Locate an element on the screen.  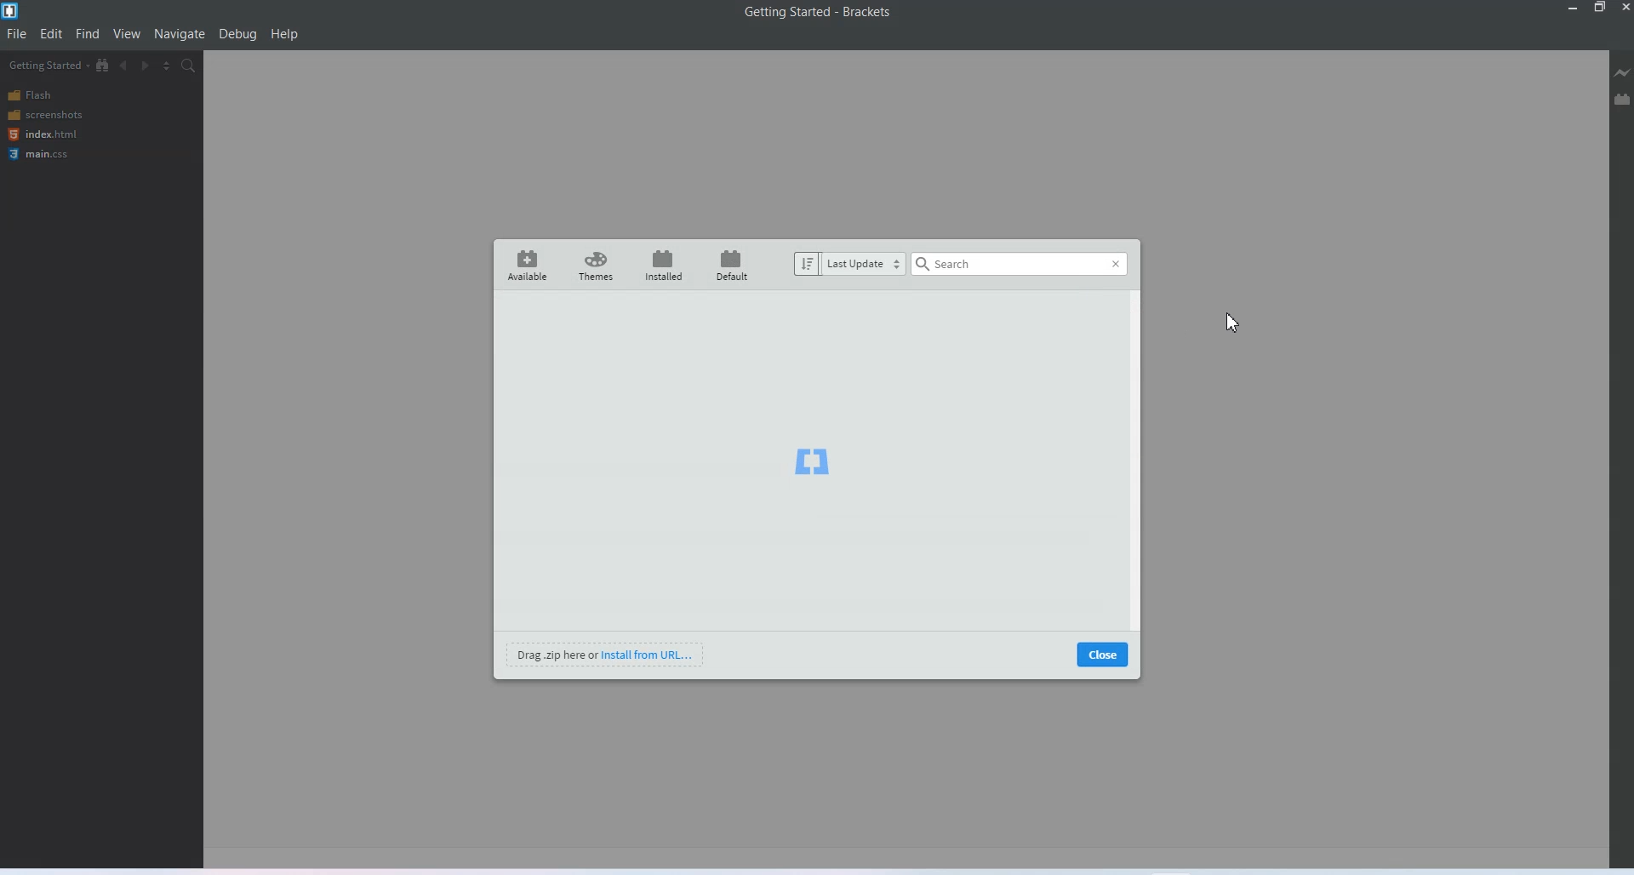
Debug is located at coordinates (238, 35).